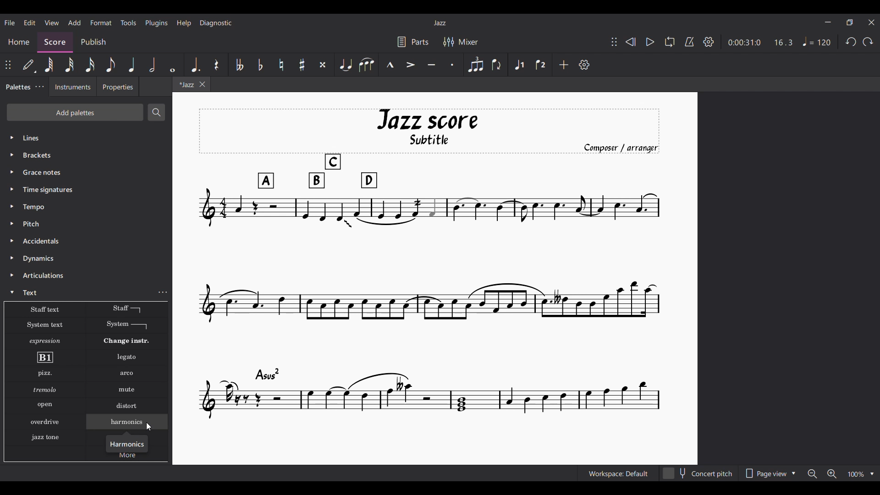  Describe the element at coordinates (8, 65) in the screenshot. I see `Change position` at that location.